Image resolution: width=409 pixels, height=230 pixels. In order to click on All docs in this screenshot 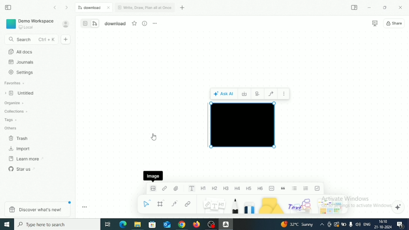, I will do `click(20, 52)`.